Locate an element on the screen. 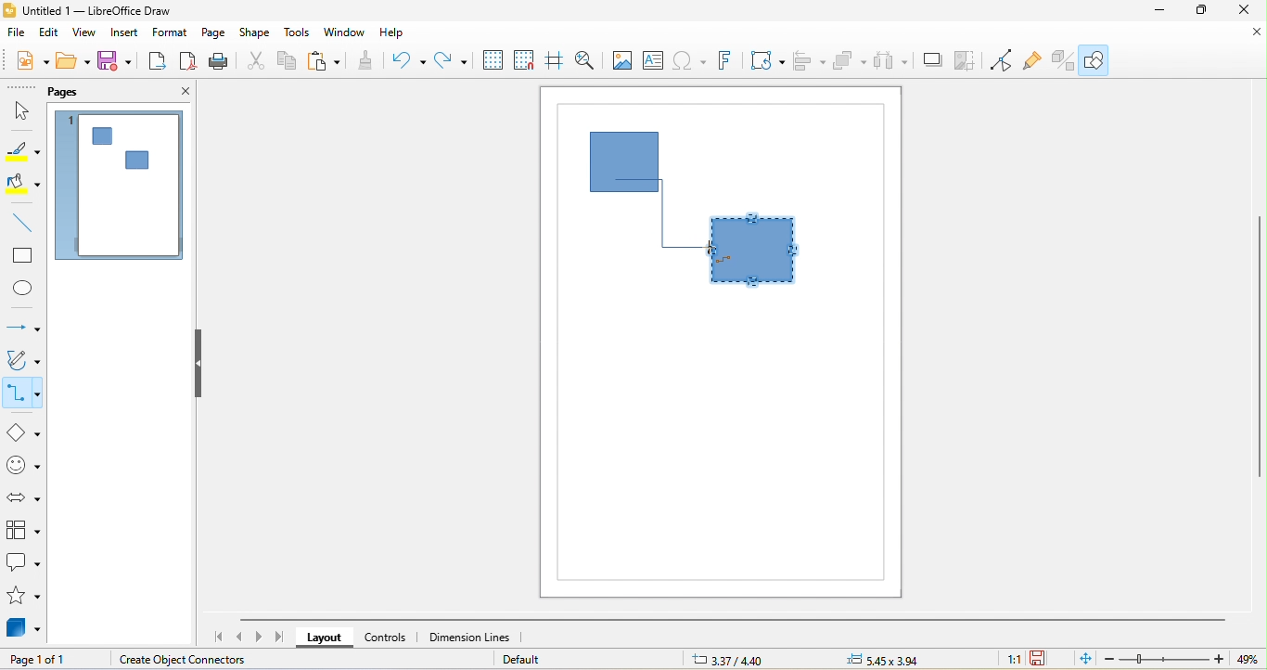  controls is located at coordinates (387, 639).